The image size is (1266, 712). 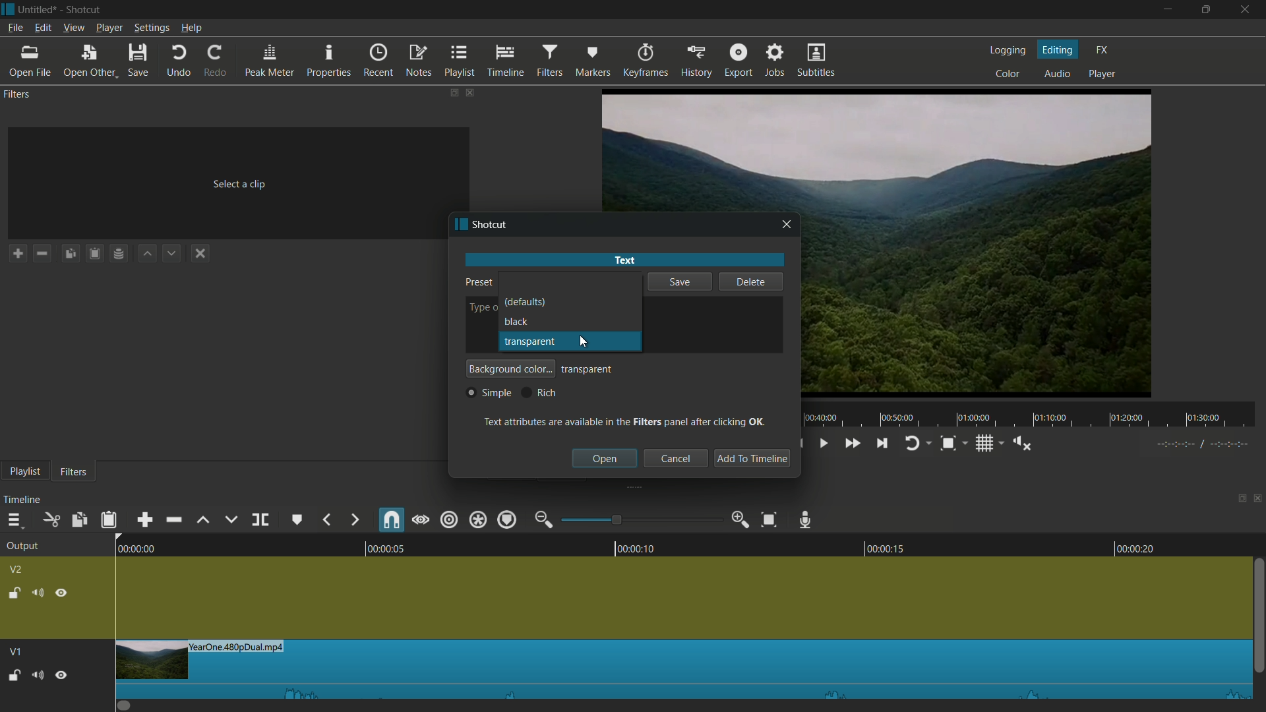 I want to click on skip to the next point, so click(x=883, y=444).